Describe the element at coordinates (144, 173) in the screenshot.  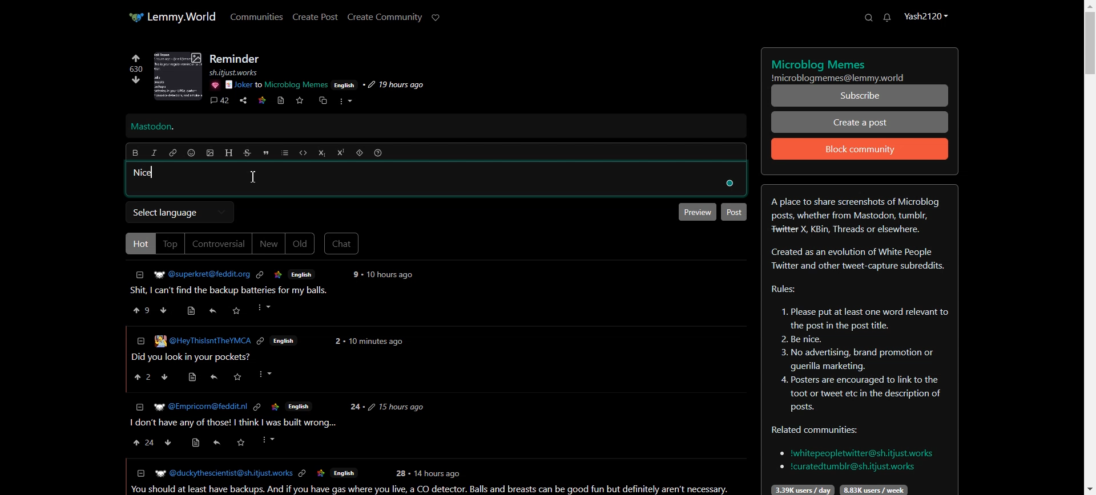
I see `Text` at that location.